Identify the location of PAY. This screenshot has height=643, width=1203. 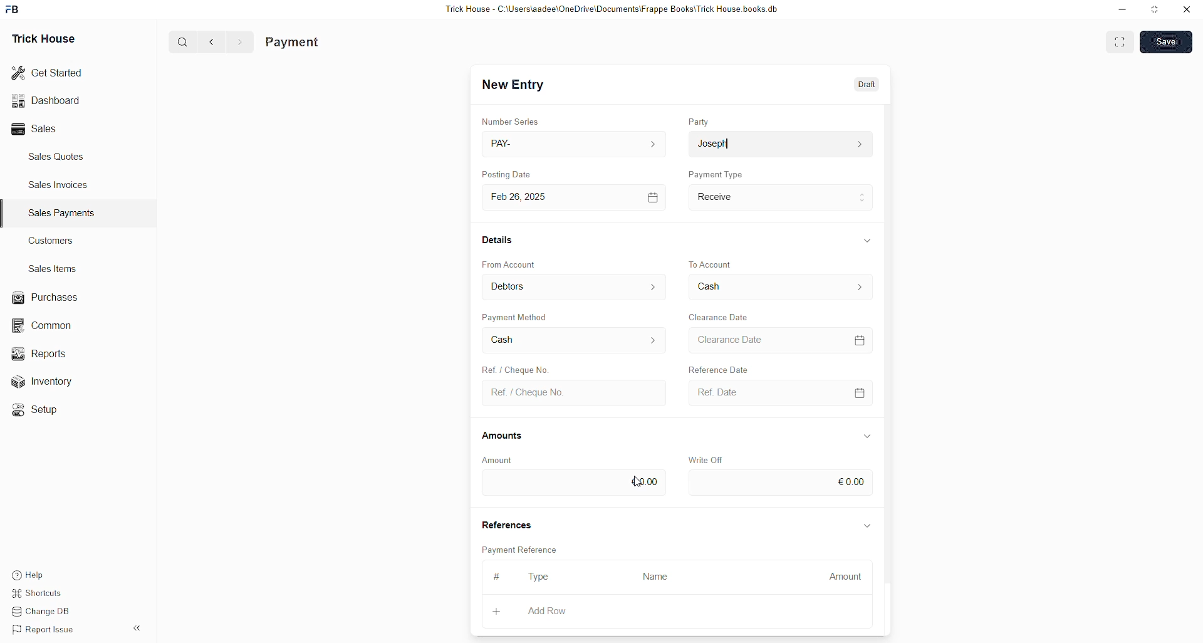
(576, 144).